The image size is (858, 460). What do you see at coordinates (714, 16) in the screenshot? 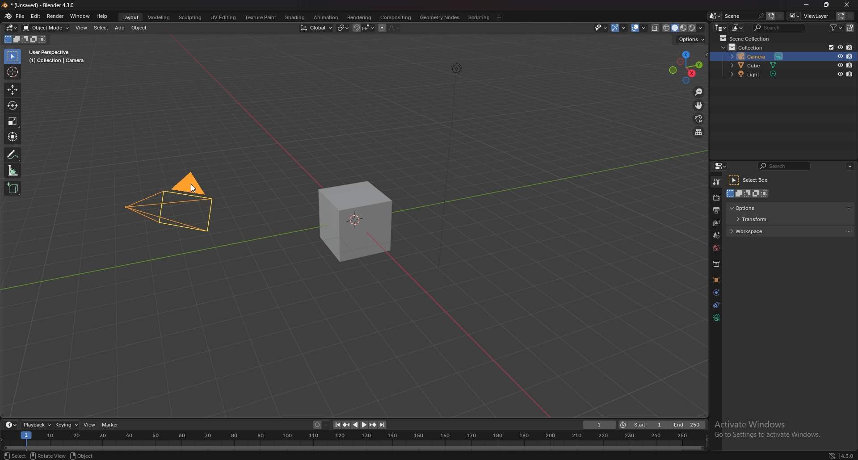
I see `browse scene` at bounding box center [714, 16].